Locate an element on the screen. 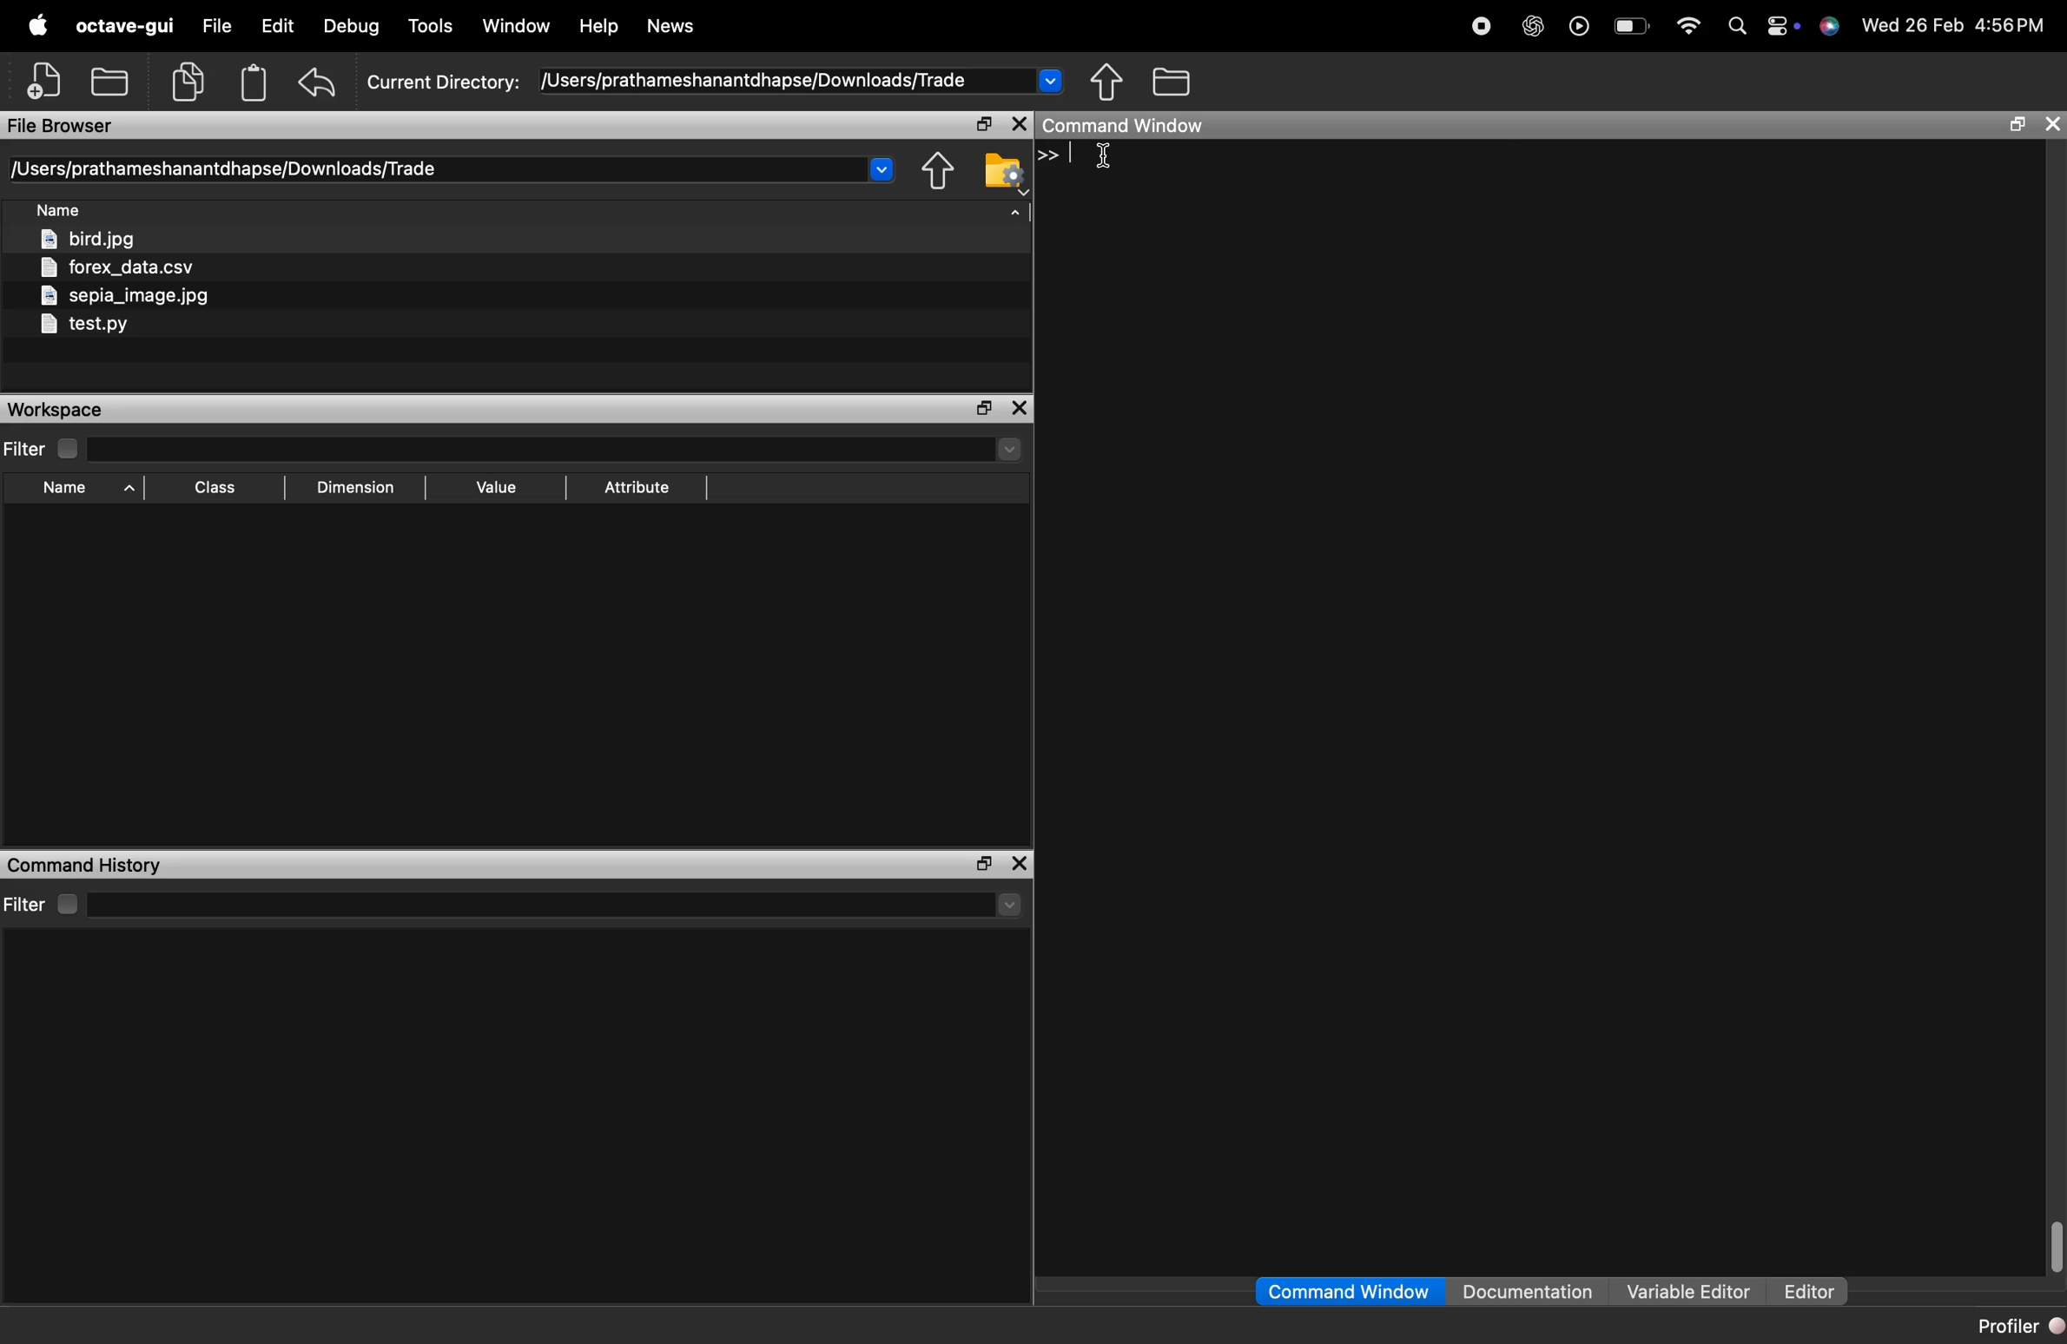 This screenshot has width=2067, height=1344. /Users/prathameshanantdhapse/Downloads/Trade is located at coordinates (755, 81).